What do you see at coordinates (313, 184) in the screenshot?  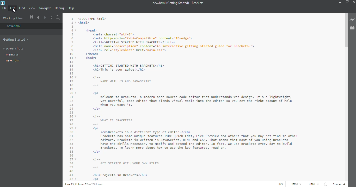 I see `html` at bounding box center [313, 184].